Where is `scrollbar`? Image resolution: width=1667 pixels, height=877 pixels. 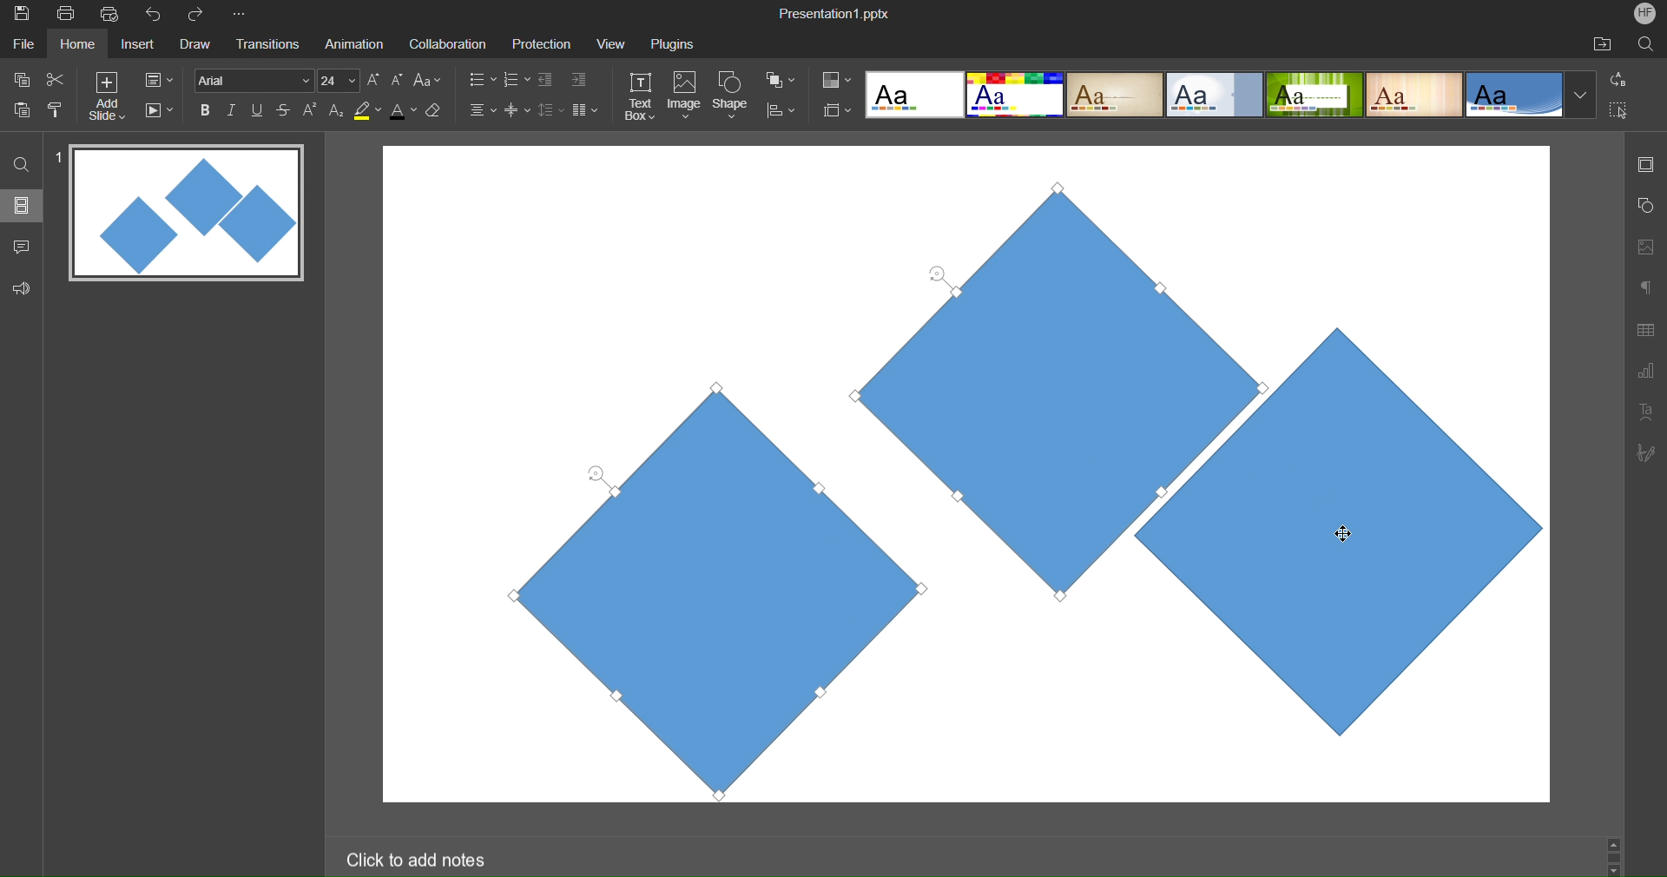 scrollbar is located at coordinates (1613, 855).